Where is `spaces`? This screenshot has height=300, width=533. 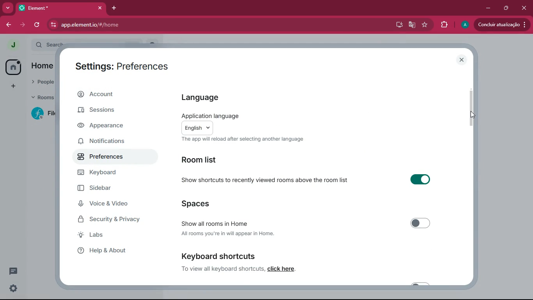 spaces is located at coordinates (216, 204).